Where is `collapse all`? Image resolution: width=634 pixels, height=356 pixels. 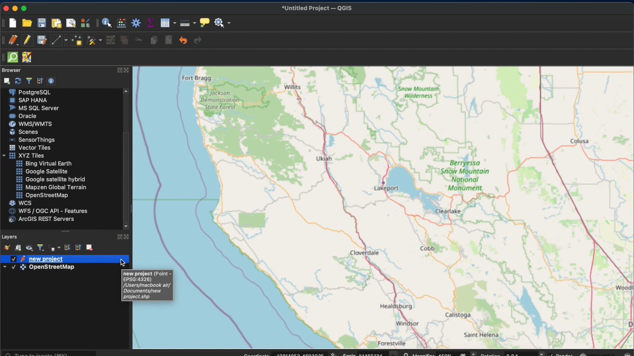 collapse all is located at coordinates (40, 81).